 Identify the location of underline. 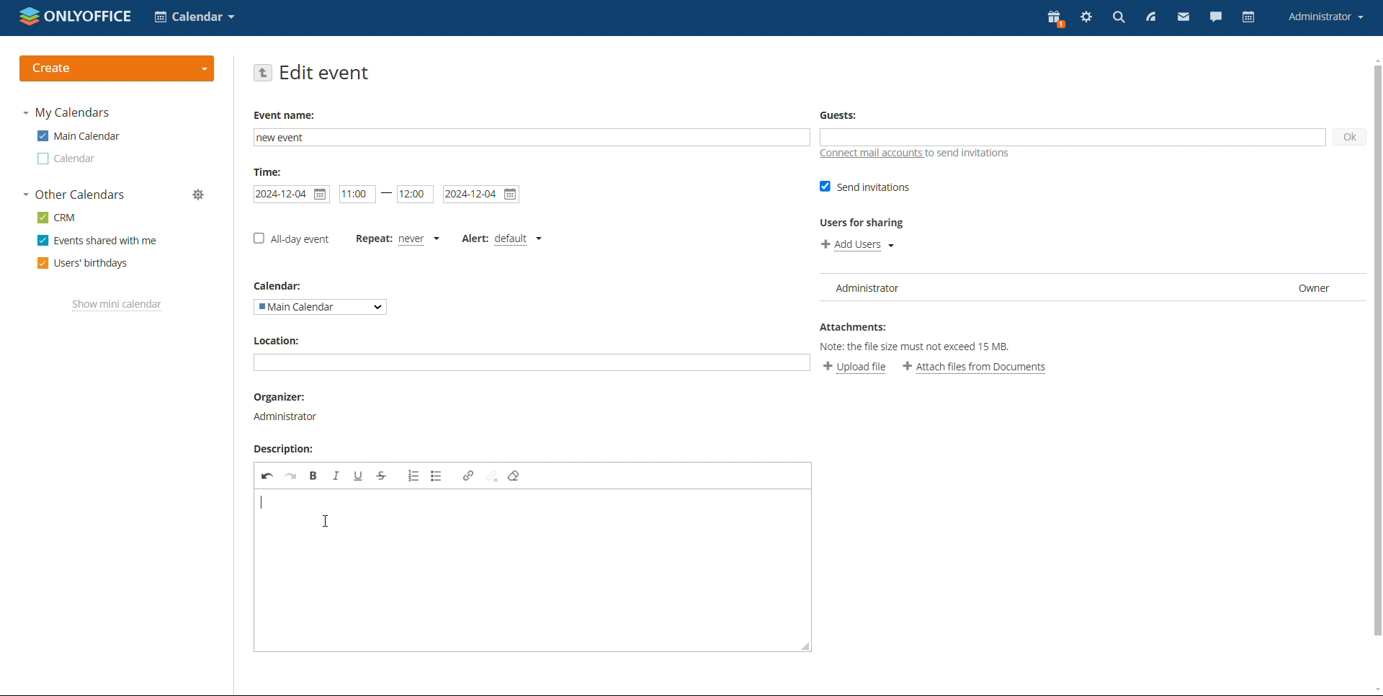
(358, 476).